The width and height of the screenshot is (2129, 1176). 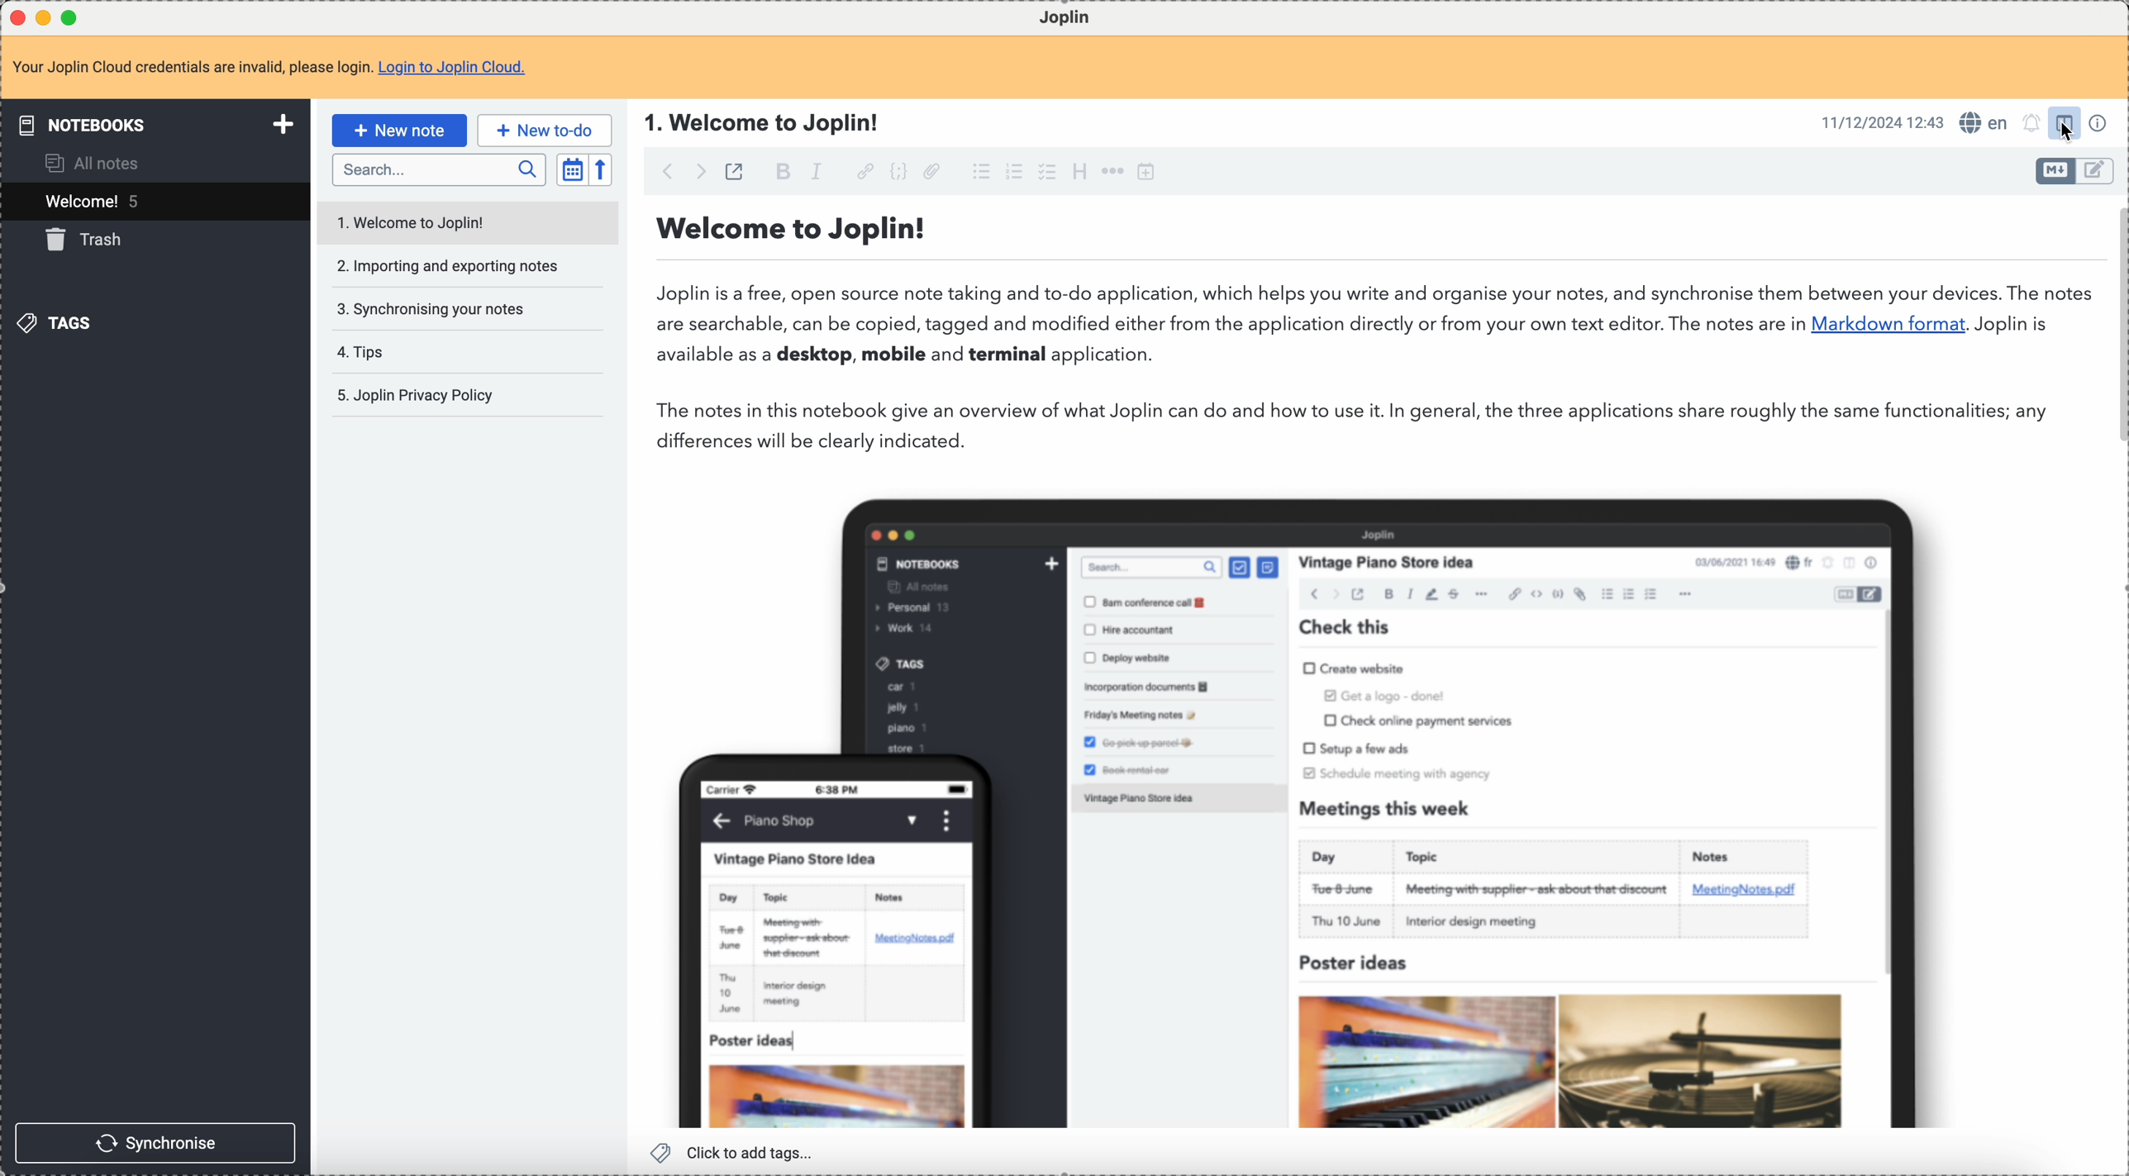 What do you see at coordinates (445, 266) in the screenshot?
I see `importing and exporting notes` at bounding box center [445, 266].